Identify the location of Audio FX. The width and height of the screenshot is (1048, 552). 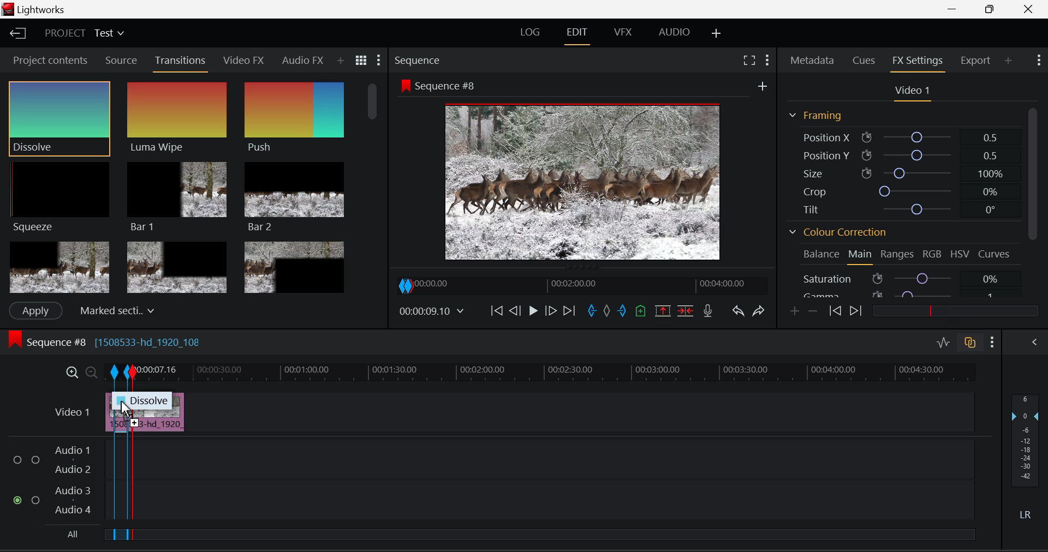
(303, 60).